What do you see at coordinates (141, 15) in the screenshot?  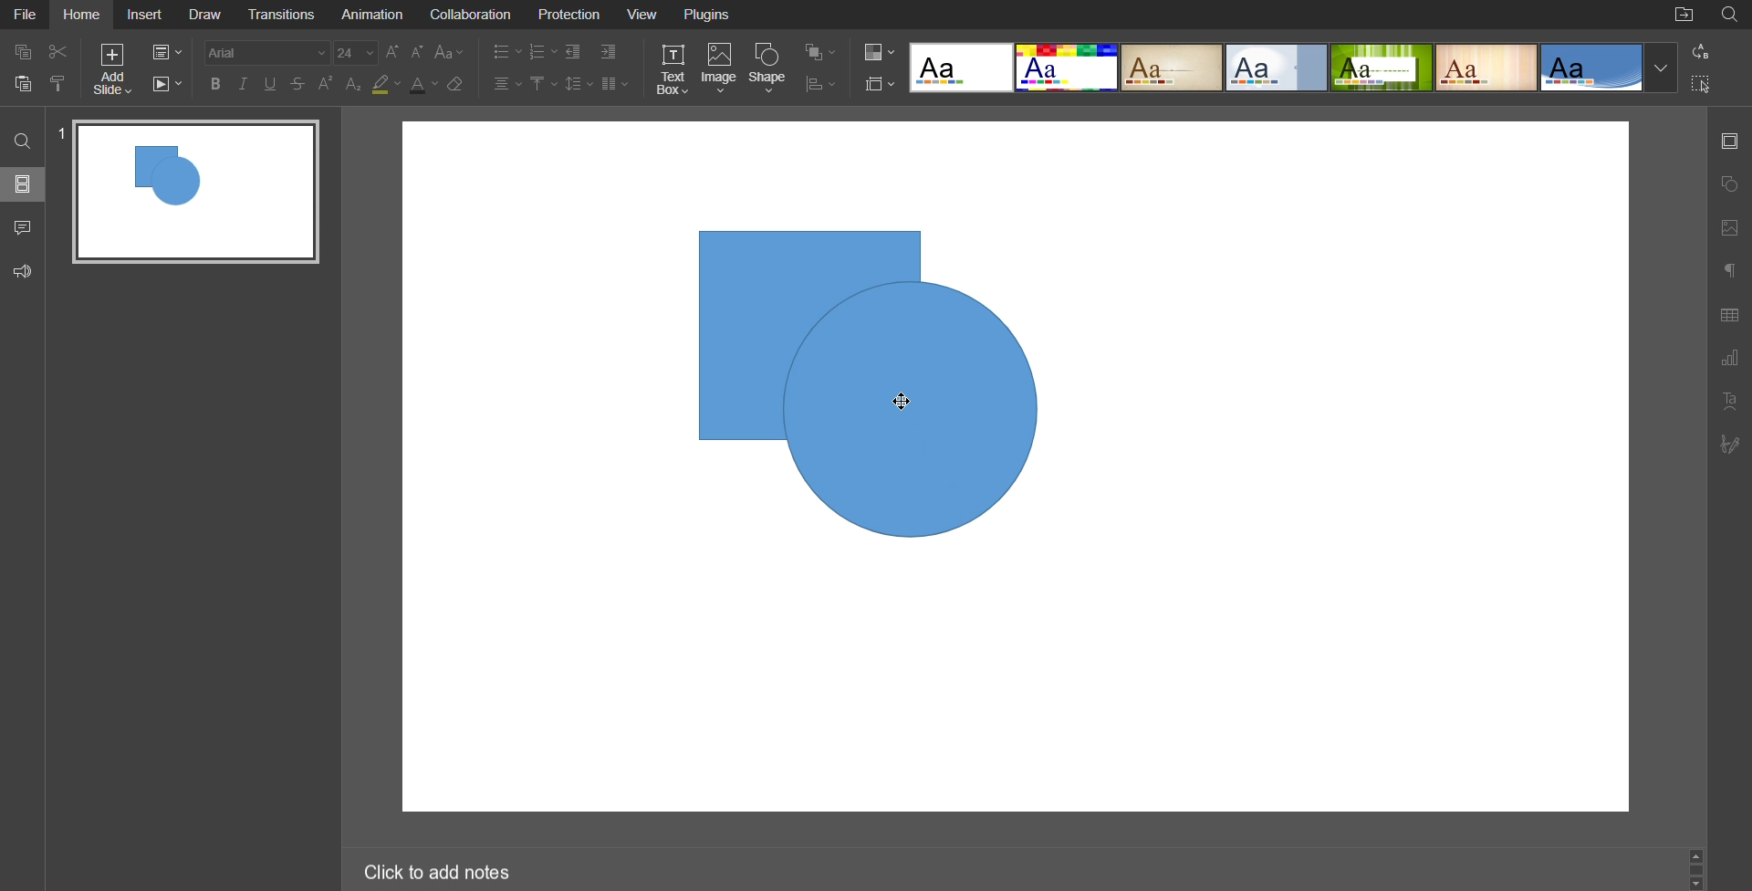 I see `Insert` at bounding box center [141, 15].